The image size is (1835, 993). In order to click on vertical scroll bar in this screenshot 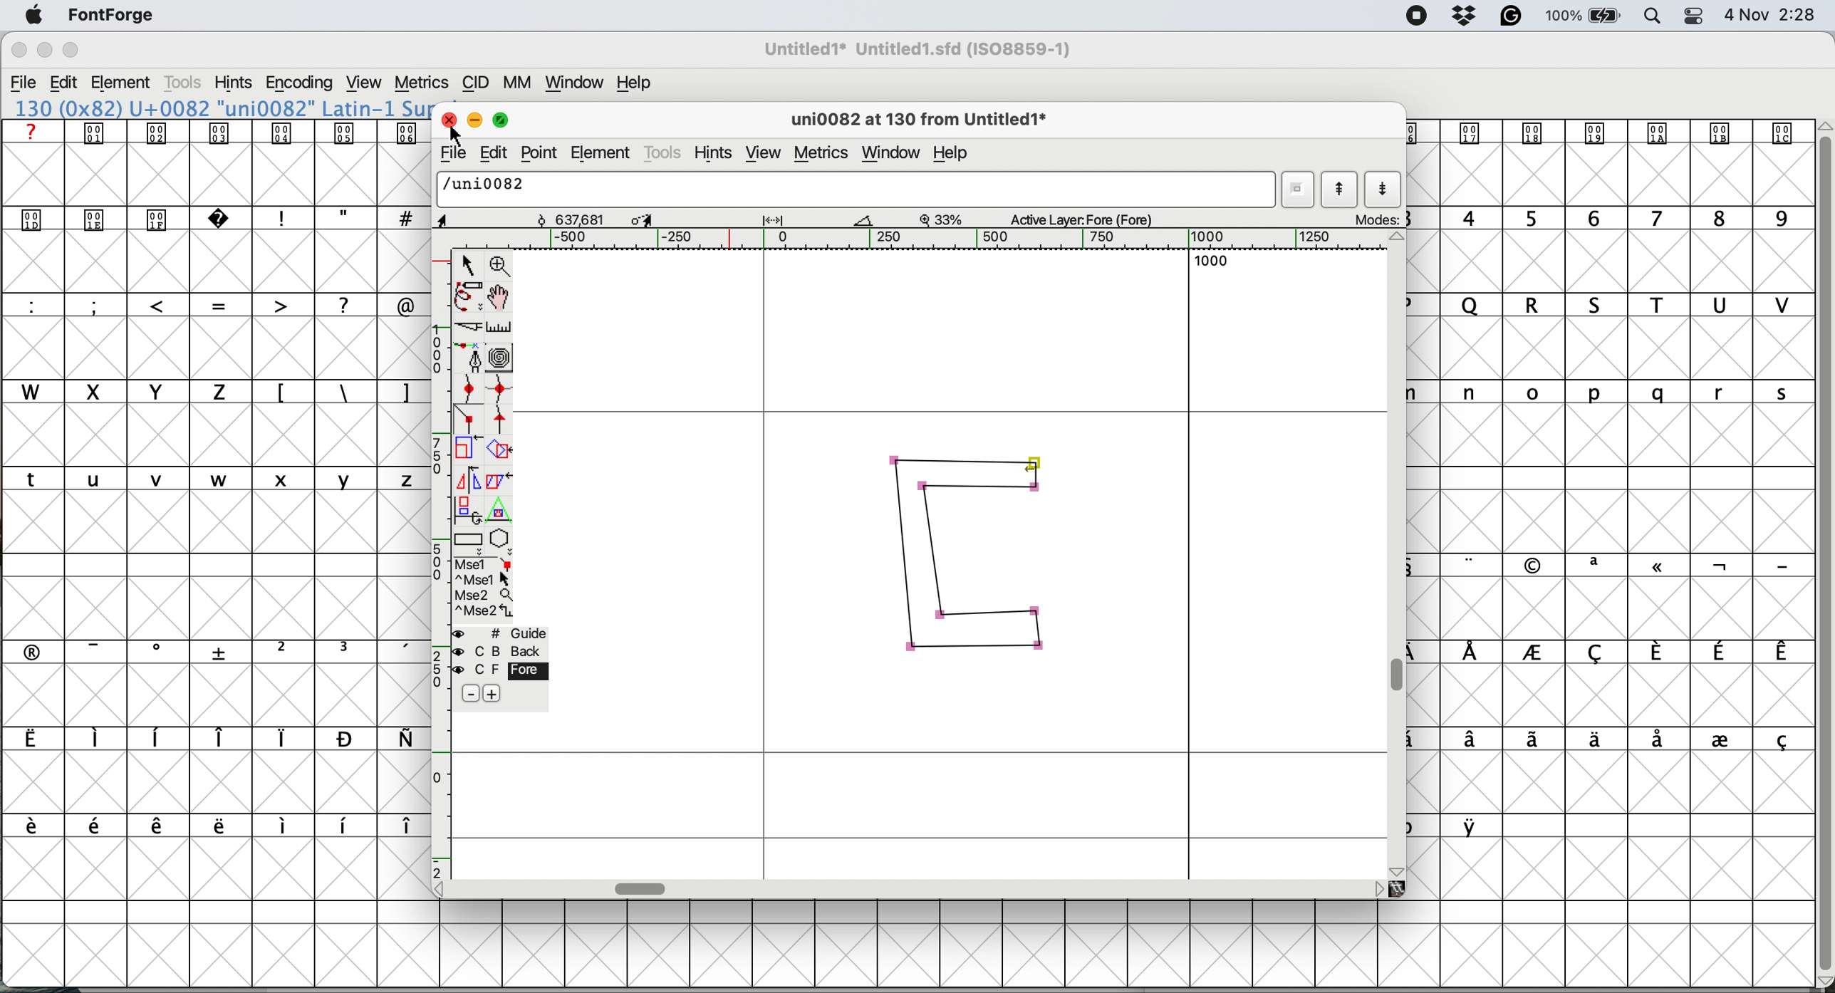, I will do `click(1400, 676)`.